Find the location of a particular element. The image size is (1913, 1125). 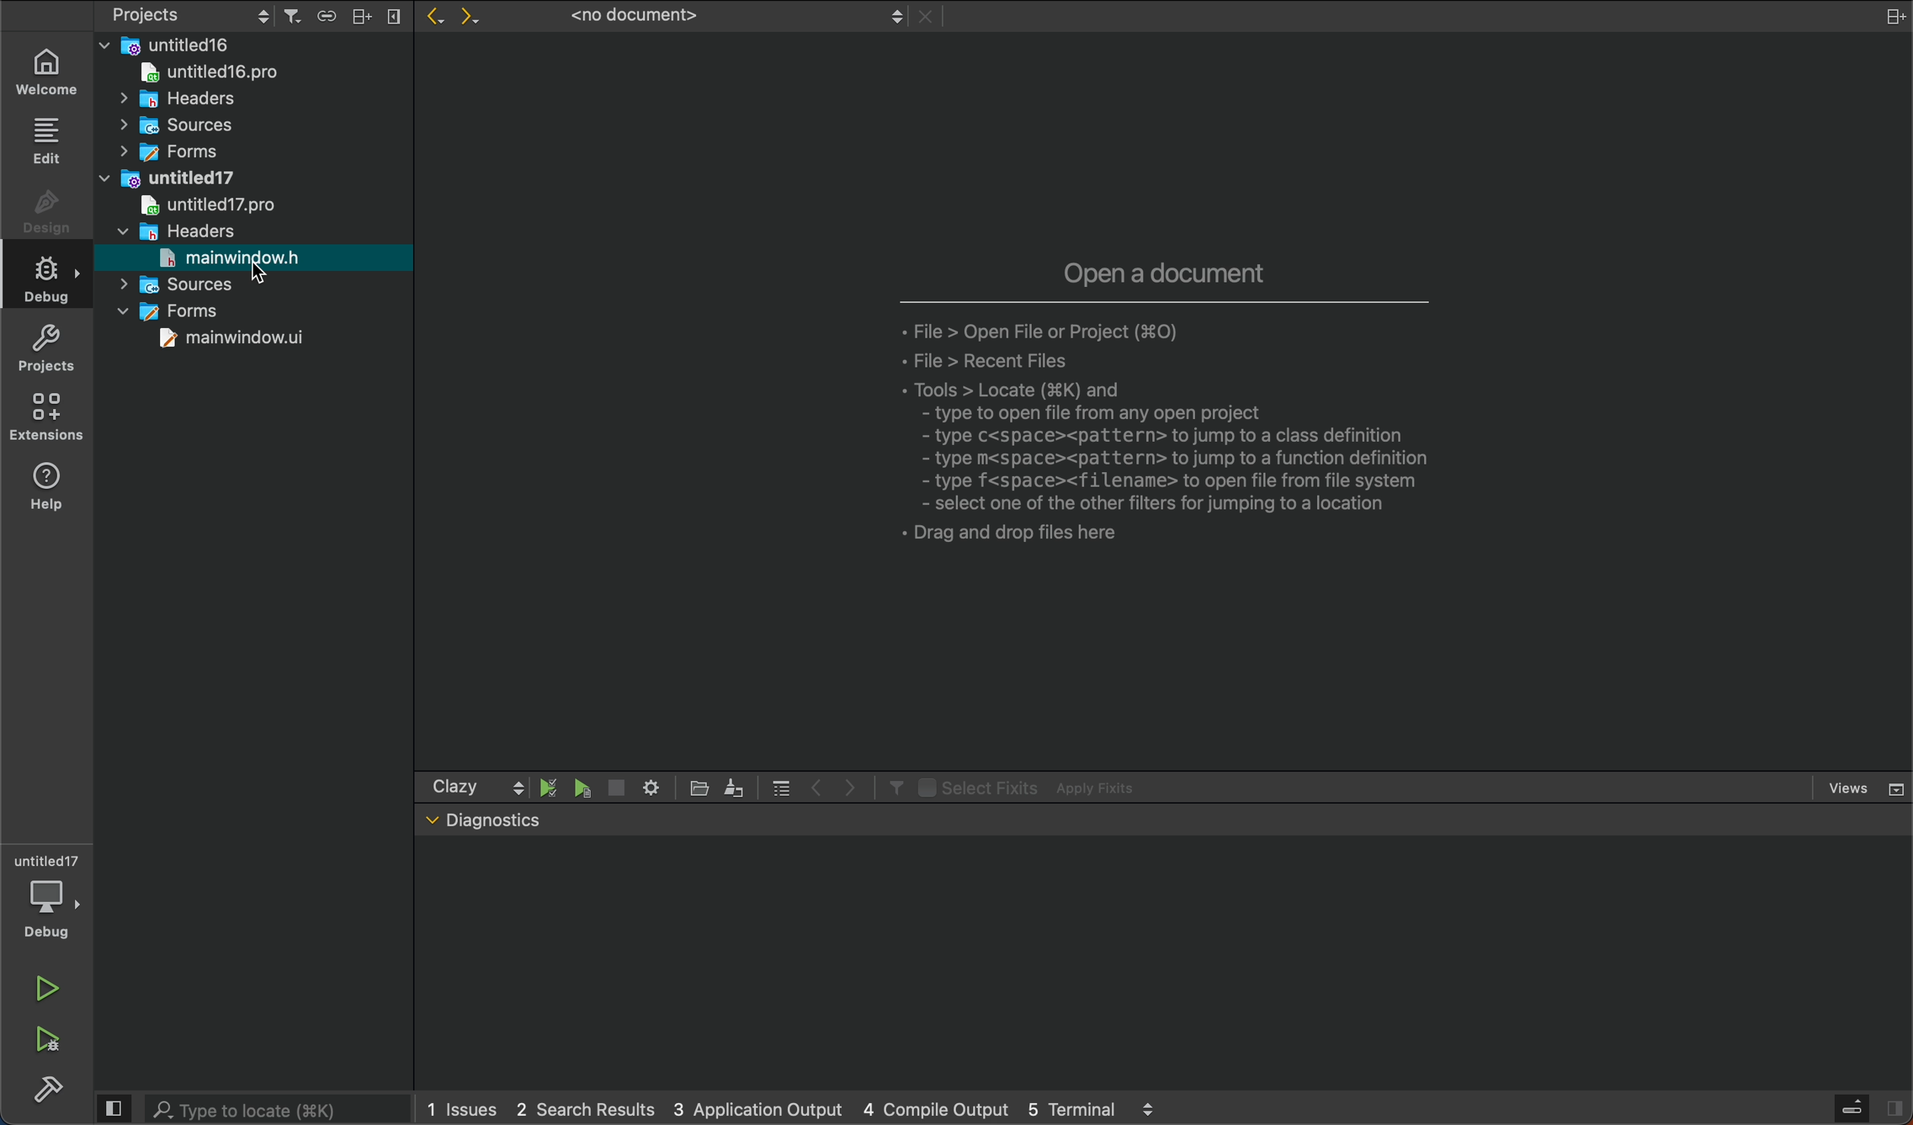

Logs is located at coordinates (1149, 1108).